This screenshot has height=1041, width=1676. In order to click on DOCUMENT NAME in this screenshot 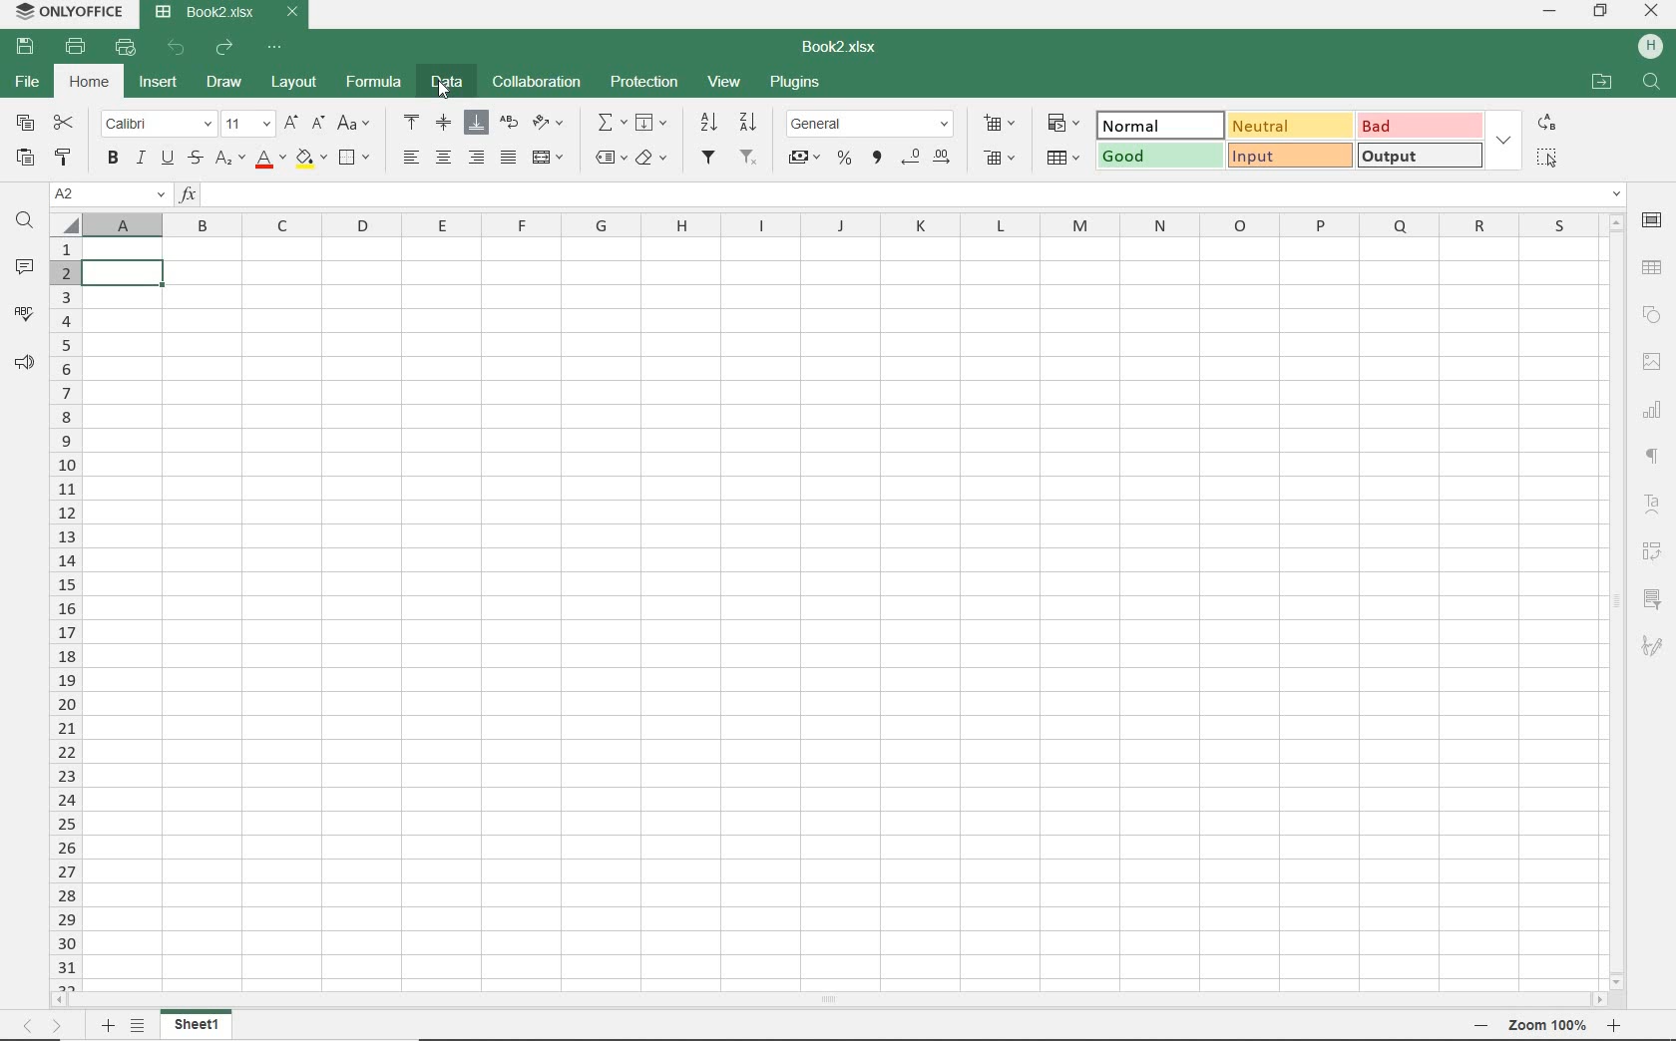, I will do `click(840, 47)`.